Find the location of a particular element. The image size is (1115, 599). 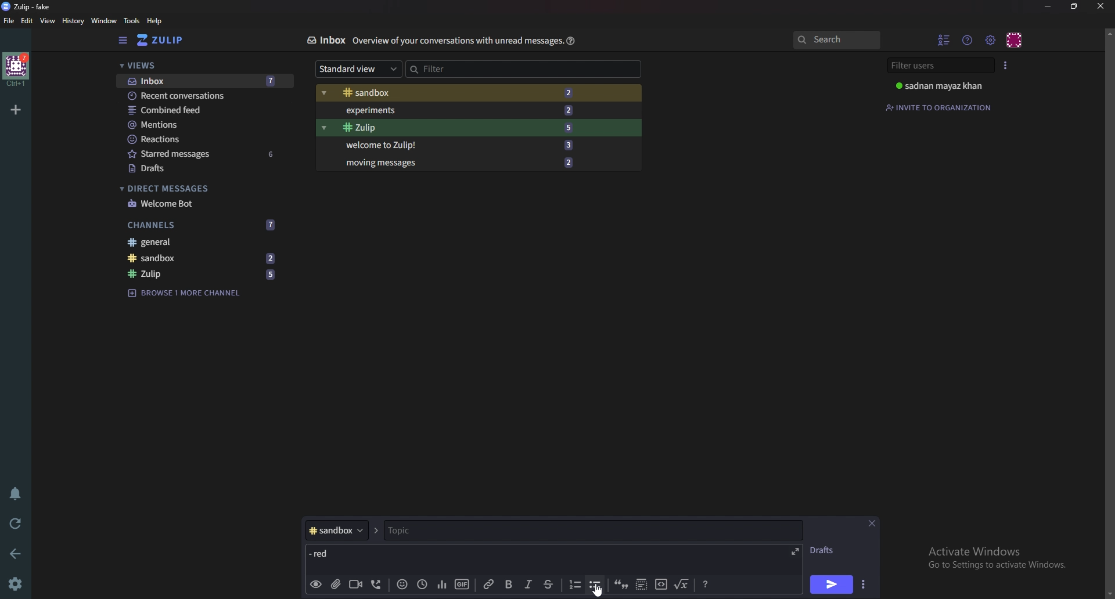

Close message is located at coordinates (871, 524).